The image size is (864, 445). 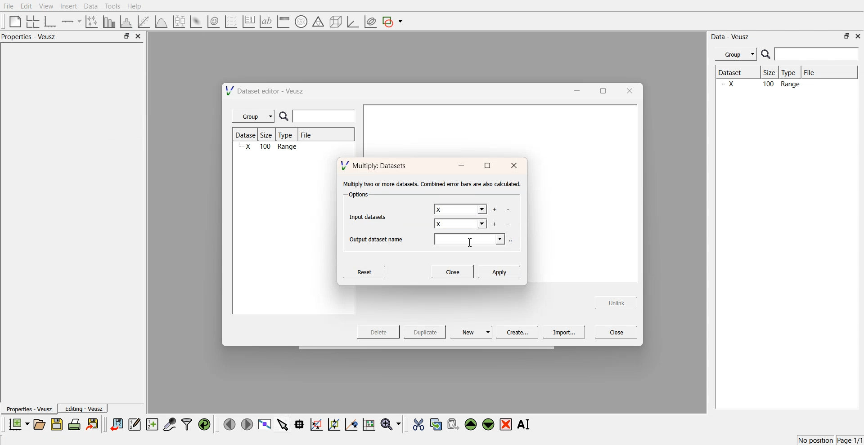 What do you see at coordinates (772, 73) in the screenshot?
I see `Size` at bounding box center [772, 73].